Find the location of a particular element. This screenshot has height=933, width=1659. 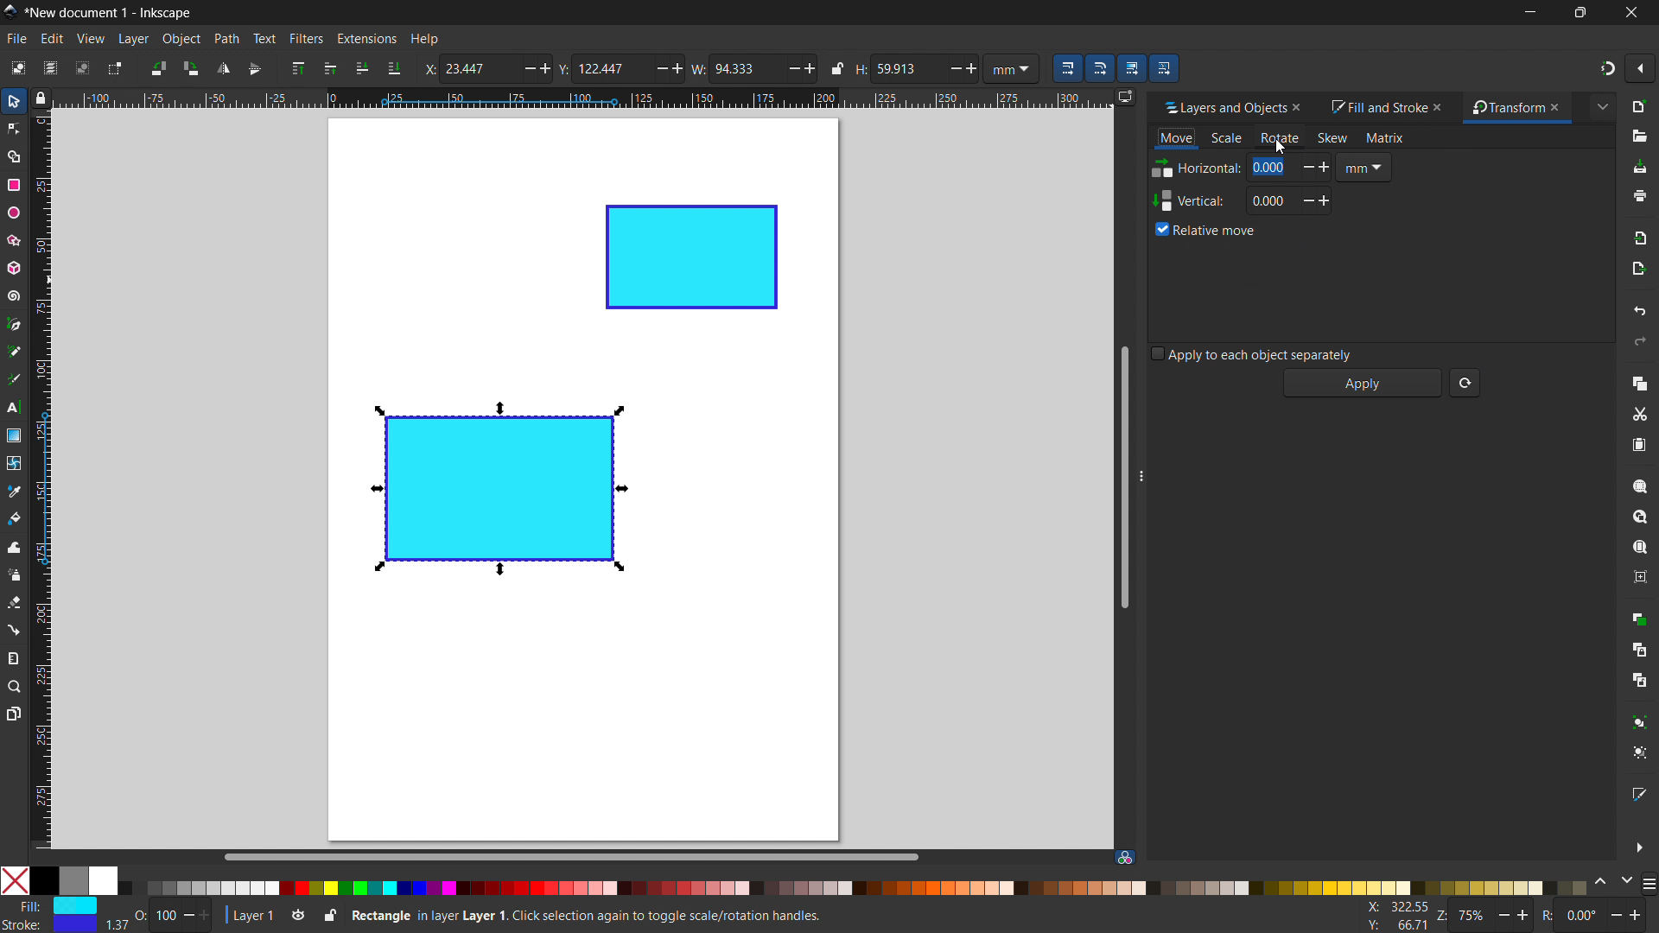

snapping options is located at coordinates (1640, 68).